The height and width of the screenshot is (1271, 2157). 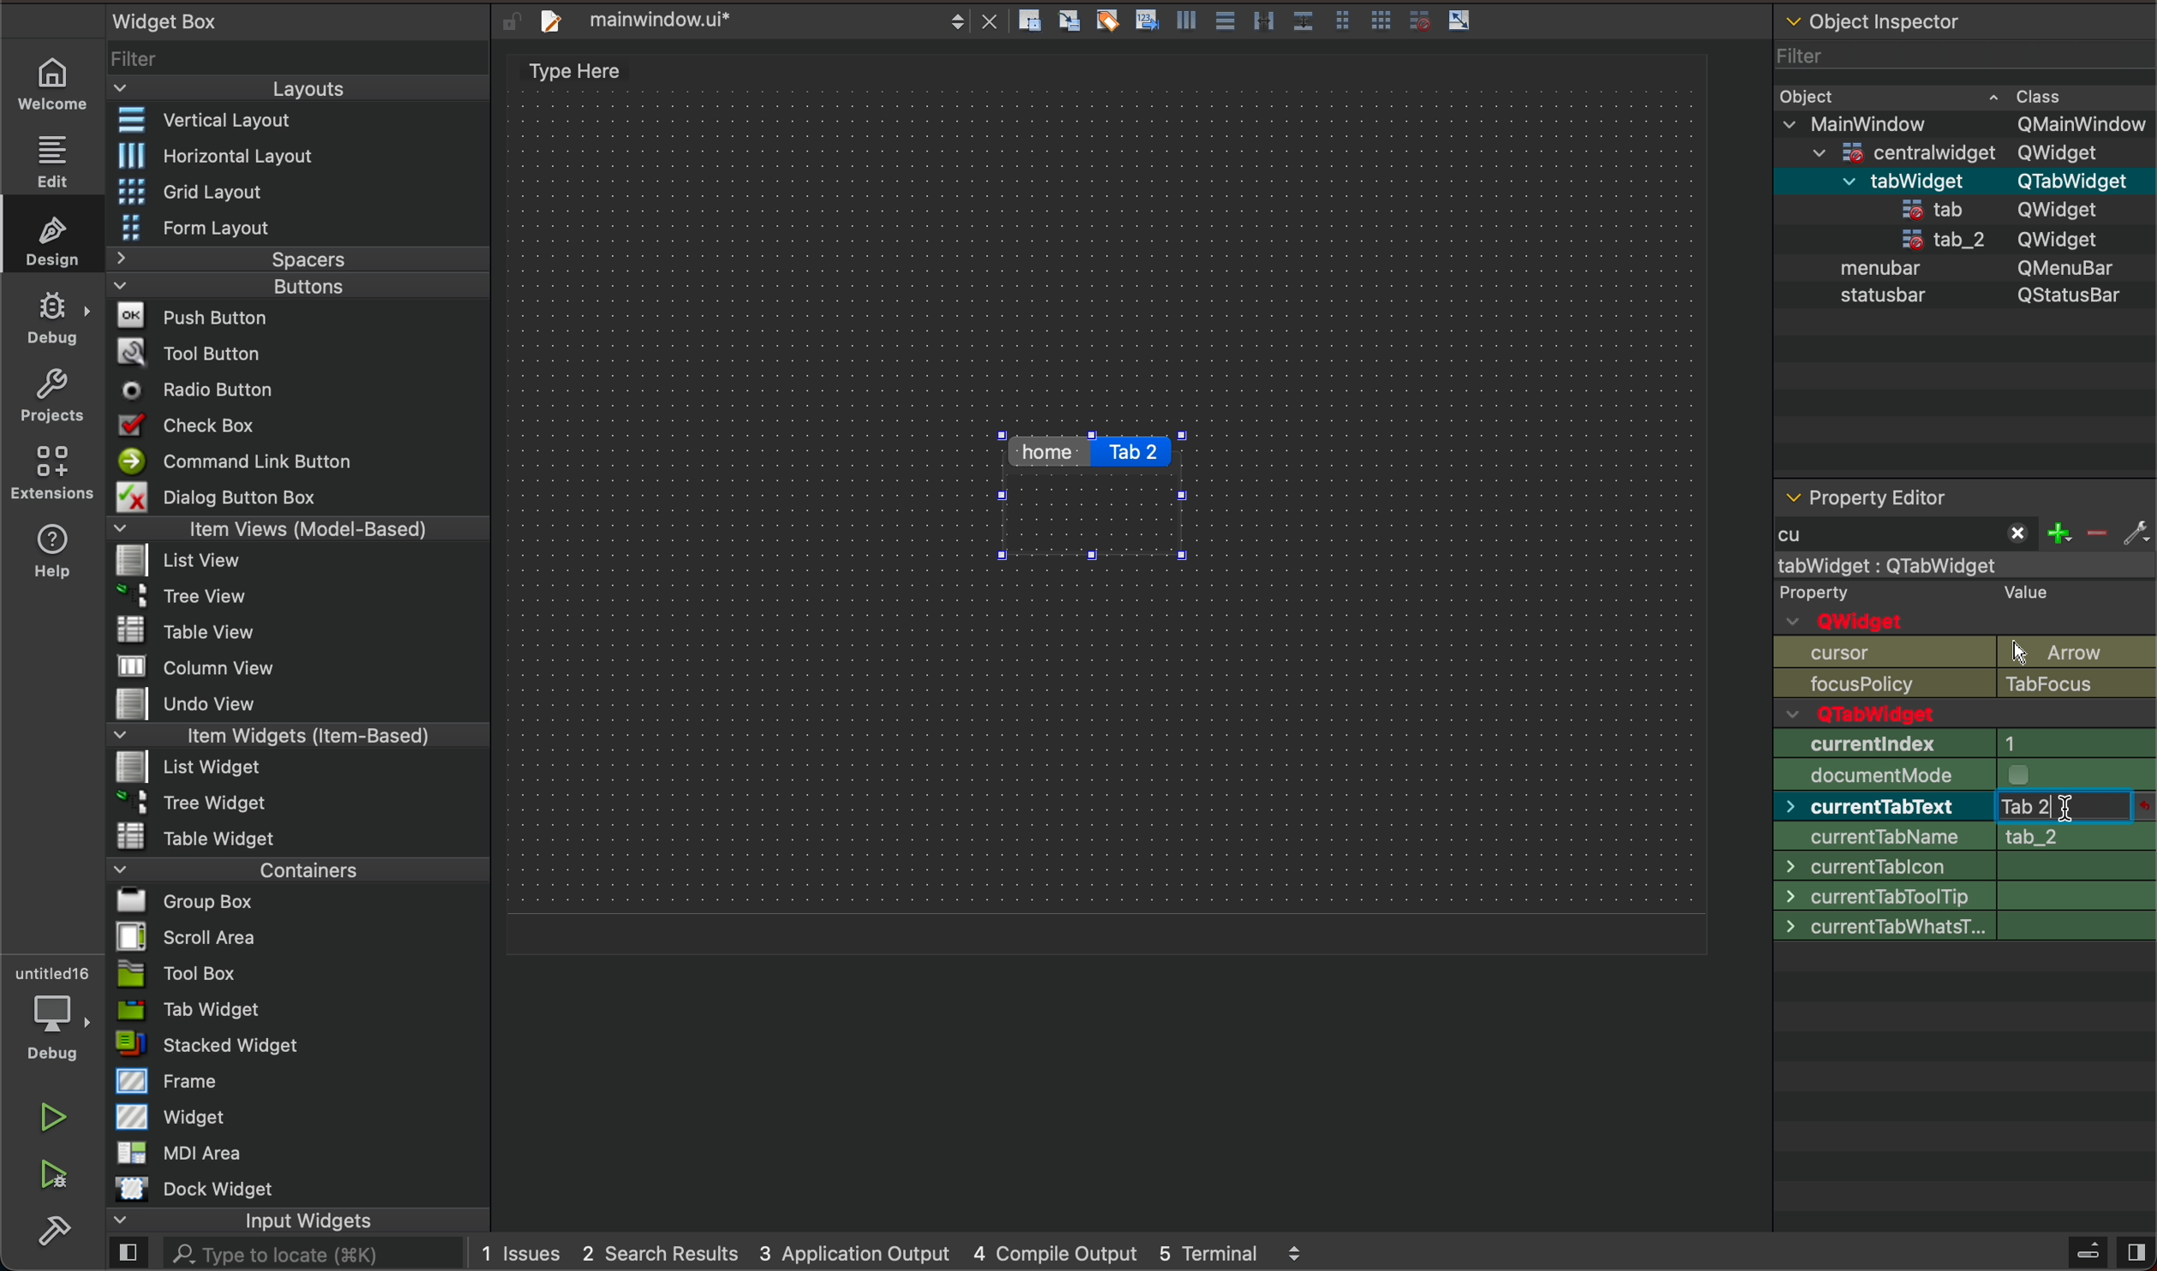 What do you see at coordinates (1922, 242) in the screenshot?
I see `tab_2` at bounding box center [1922, 242].